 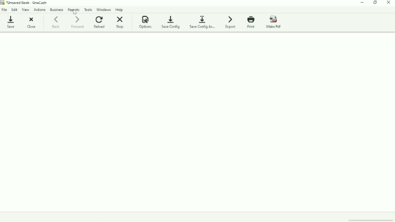 I want to click on Tools, so click(x=89, y=9).